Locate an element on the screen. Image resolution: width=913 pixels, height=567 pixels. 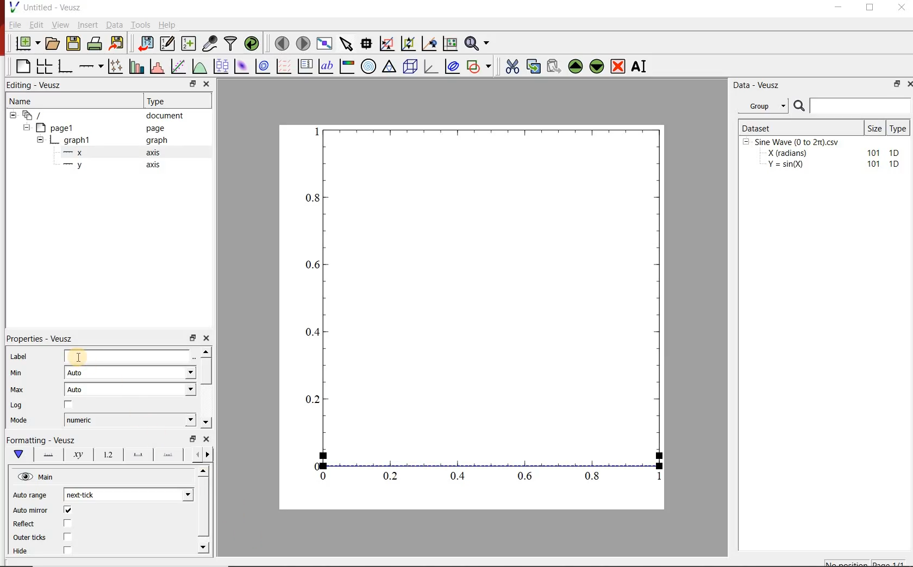
scrollbar is located at coordinates (207, 372).